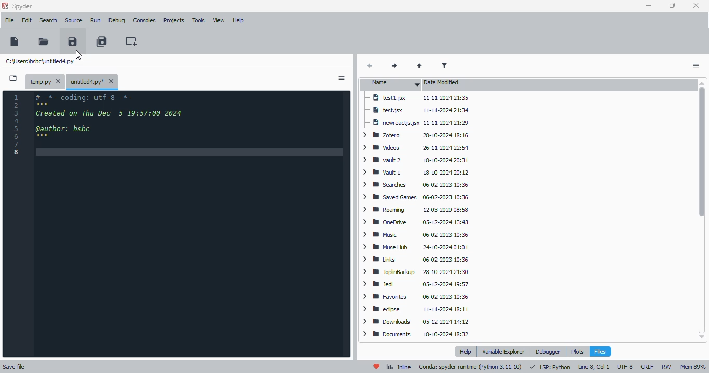 Image resolution: width=709 pixels, height=373 pixels. I want to click on maximize, so click(673, 5).